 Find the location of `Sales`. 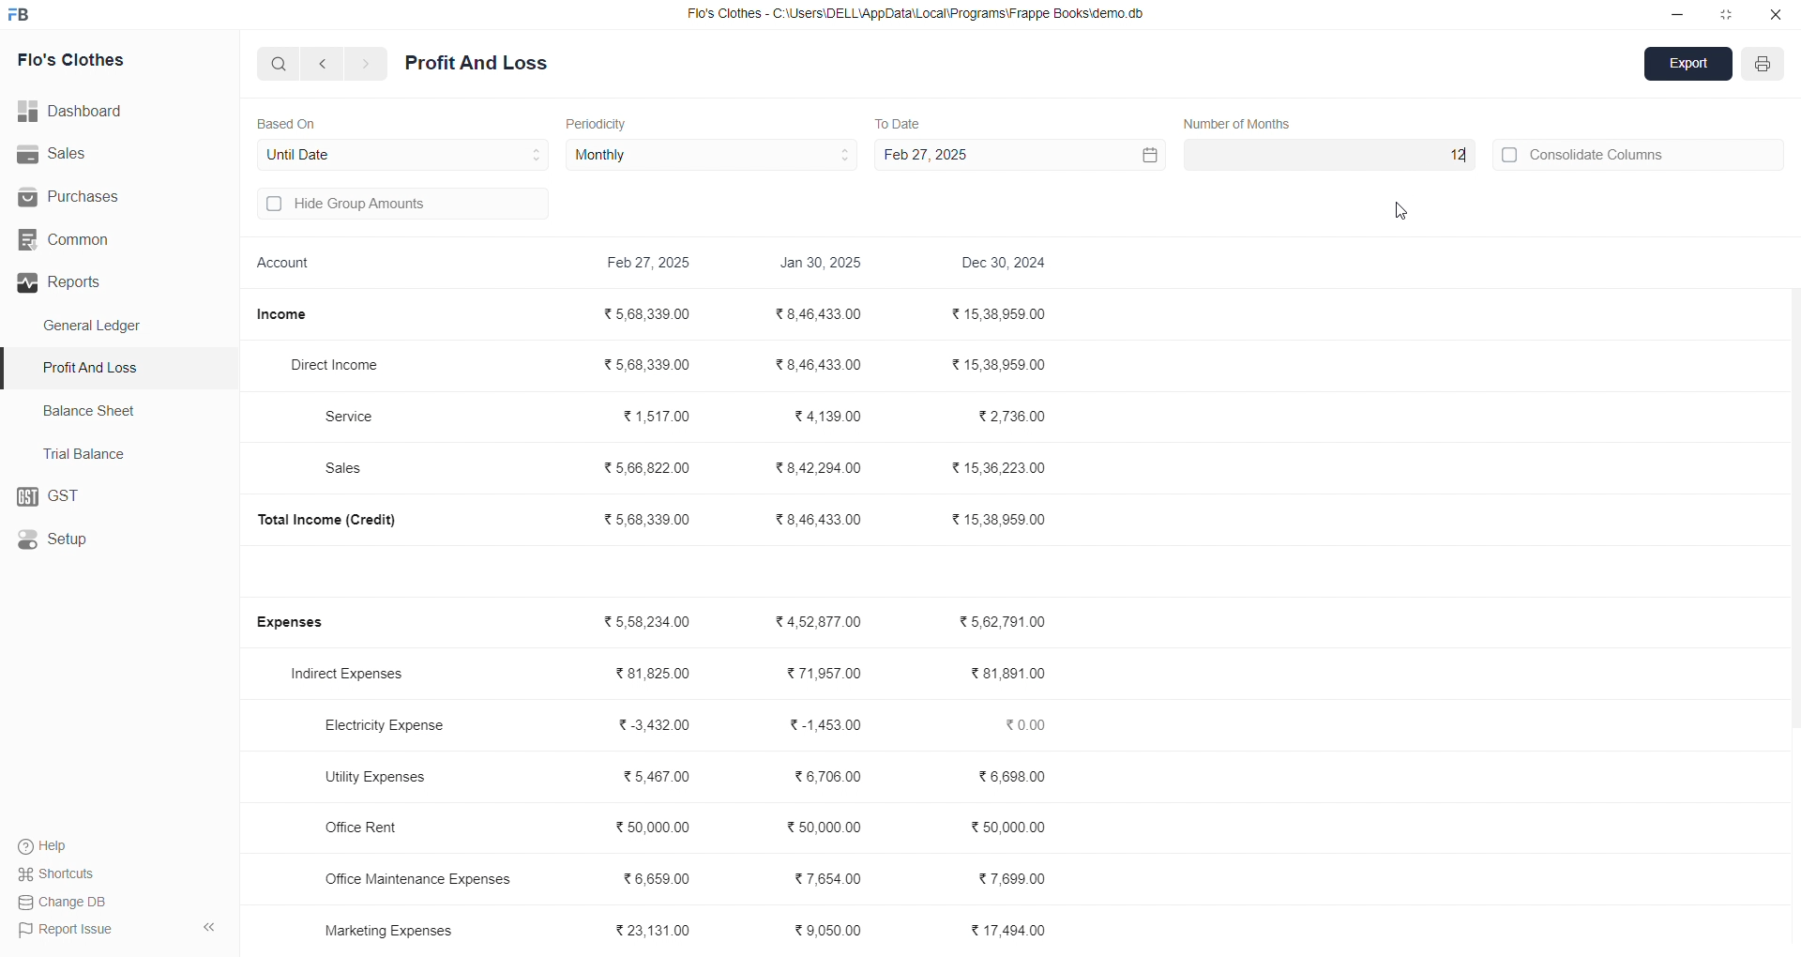

Sales is located at coordinates (353, 470).